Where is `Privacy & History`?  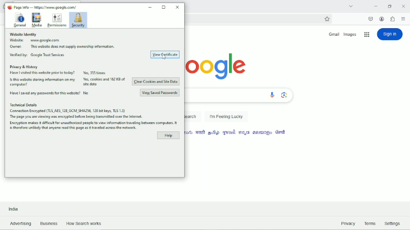 Privacy & History is located at coordinates (24, 67).